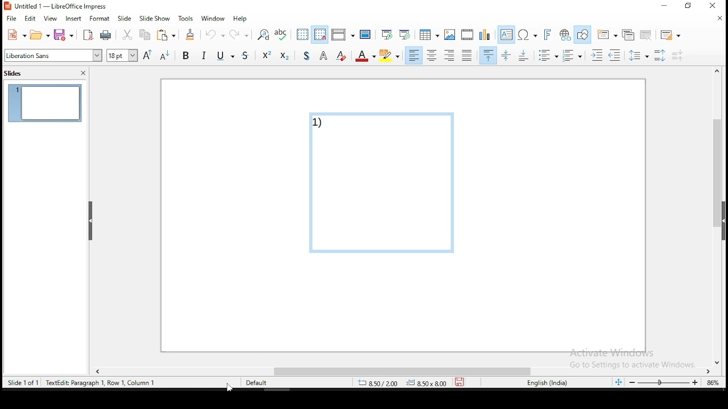 The width and height of the screenshot is (728, 409). I want to click on insert chart, so click(485, 34).